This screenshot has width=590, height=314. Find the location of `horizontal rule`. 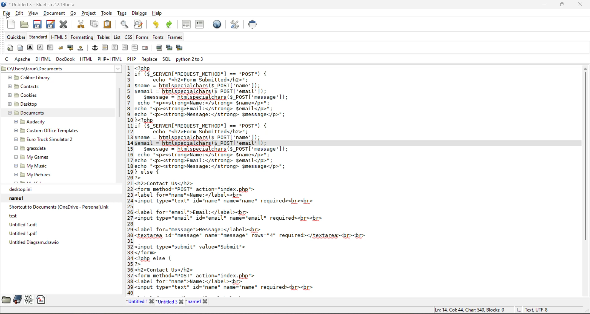

horizontal rule is located at coordinates (105, 48).